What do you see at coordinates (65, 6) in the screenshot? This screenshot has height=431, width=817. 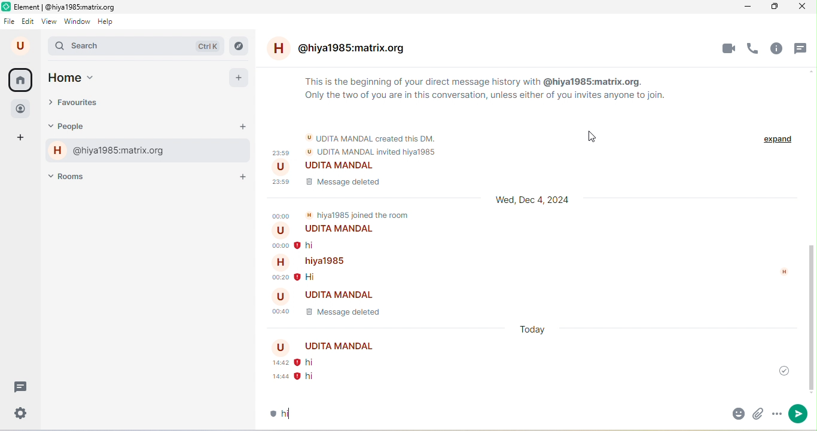 I see `title` at bounding box center [65, 6].